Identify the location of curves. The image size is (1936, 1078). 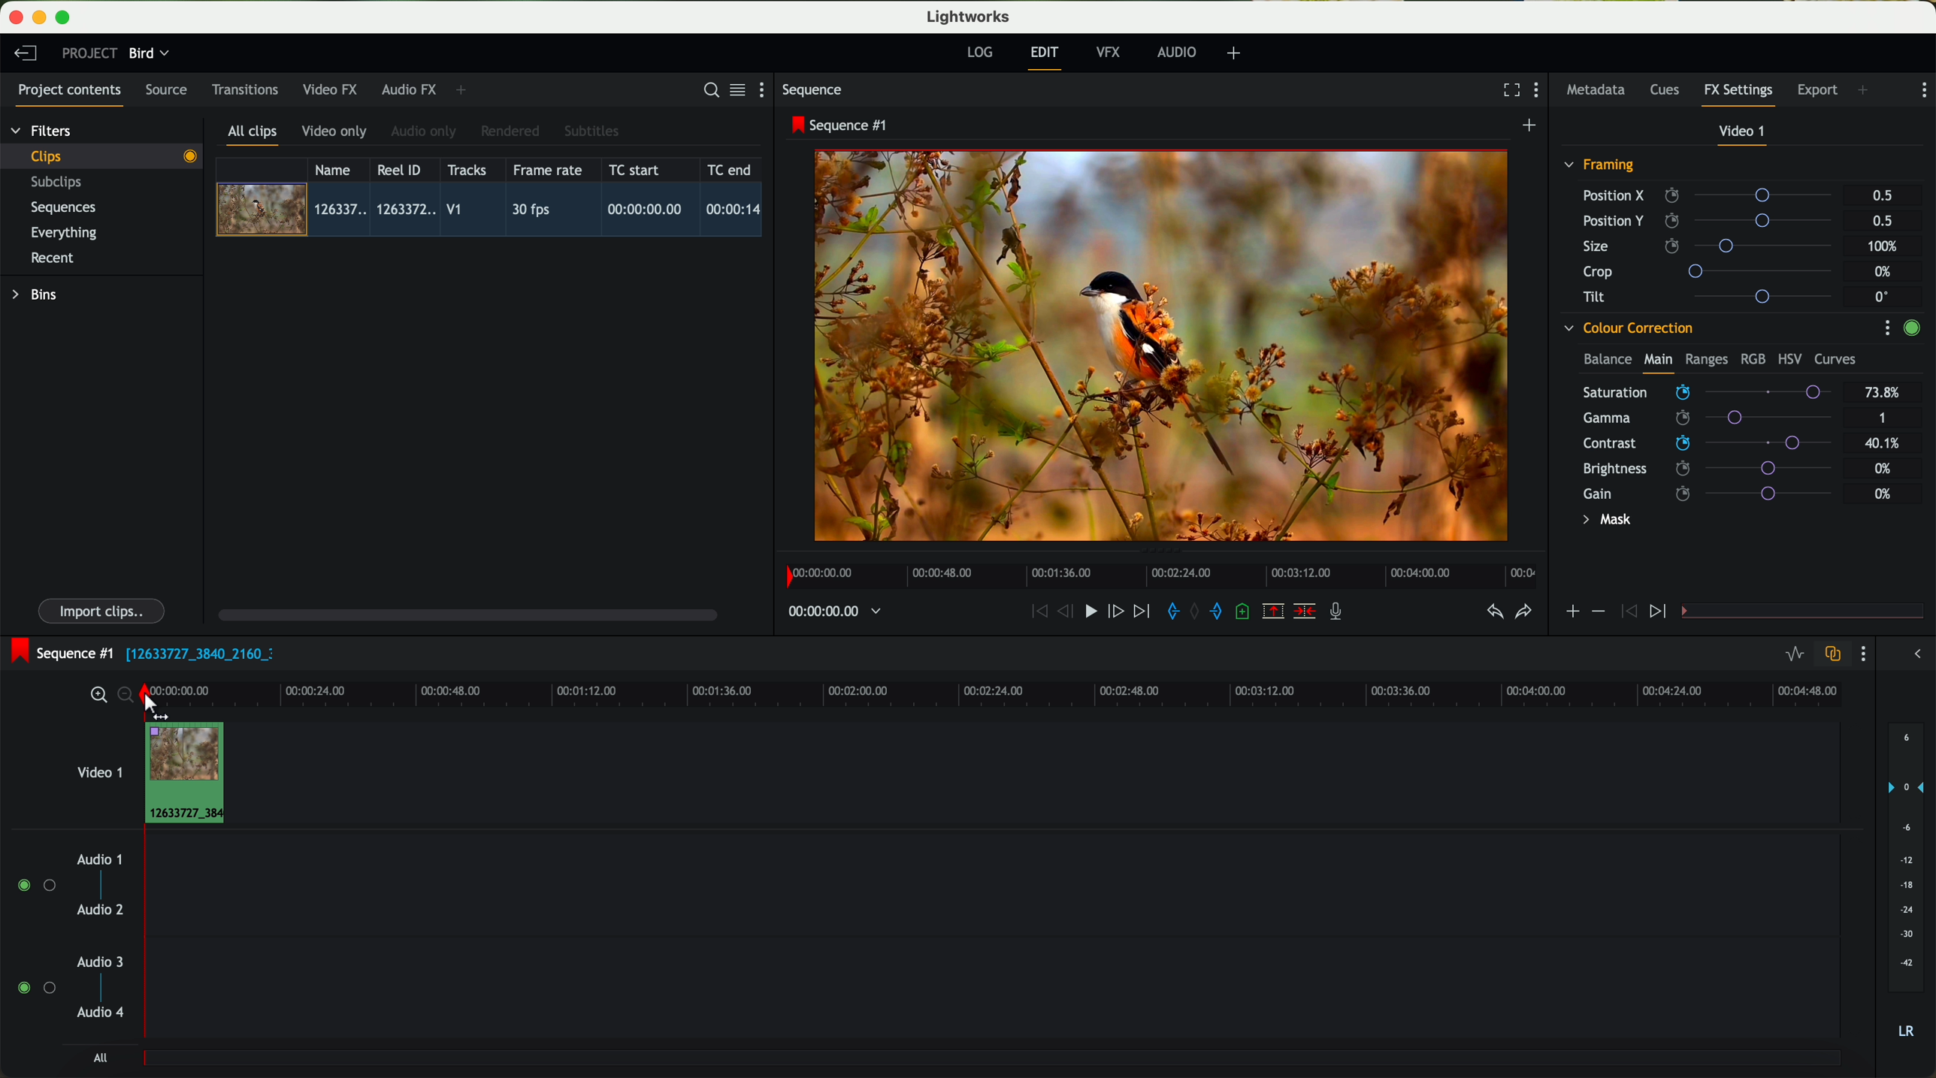
(1835, 360).